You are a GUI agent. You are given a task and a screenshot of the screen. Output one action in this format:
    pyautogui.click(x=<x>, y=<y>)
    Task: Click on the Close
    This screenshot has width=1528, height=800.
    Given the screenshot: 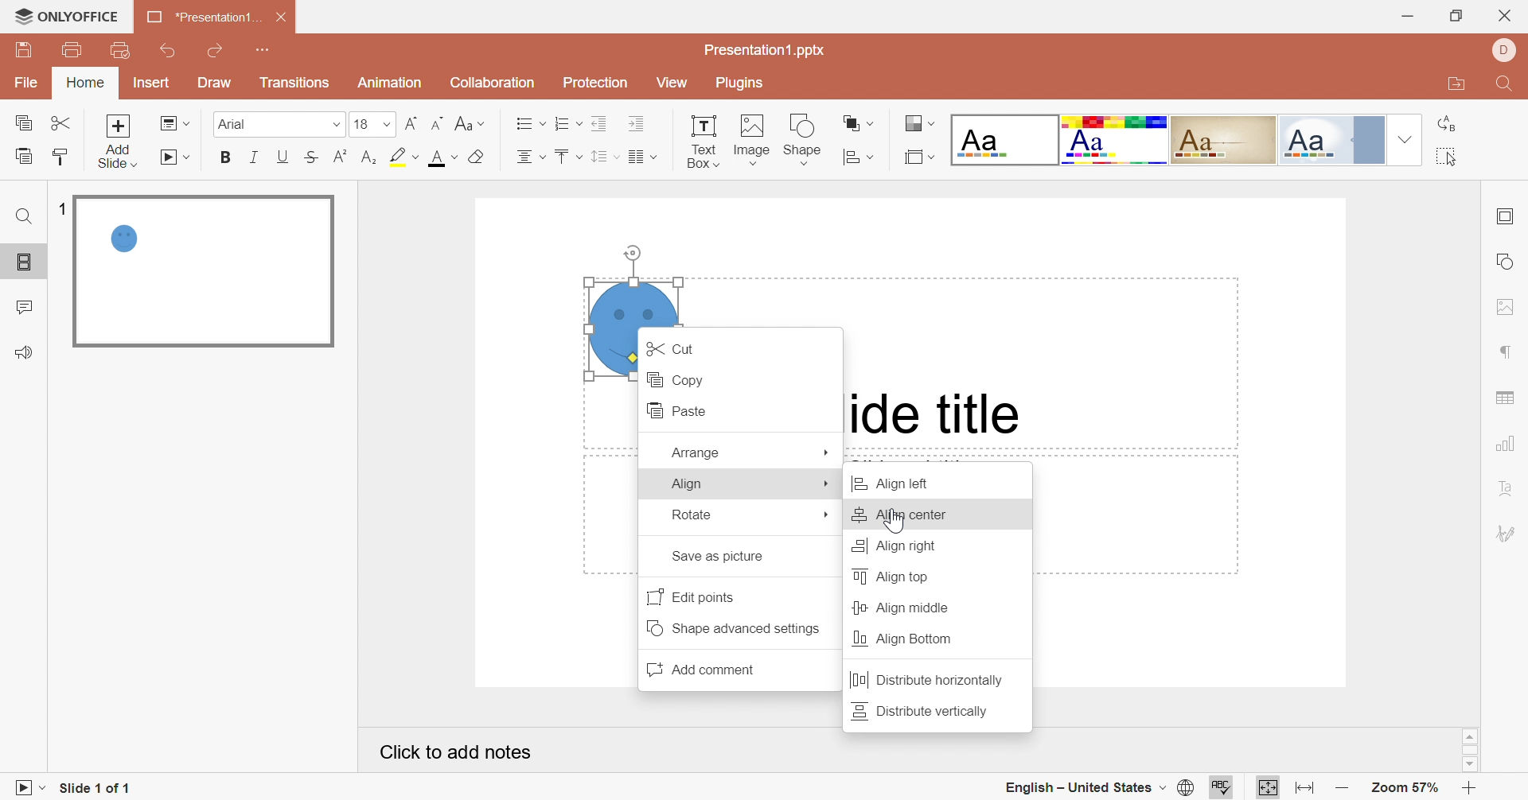 What is the action you would take?
    pyautogui.click(x=283, y=17)
    